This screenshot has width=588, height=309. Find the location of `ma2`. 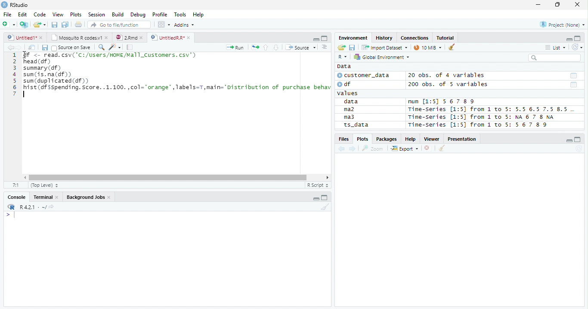

ma2 is located at coordinates (351, 110).